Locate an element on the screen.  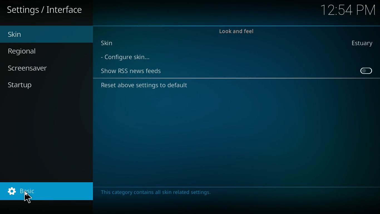
startup is located at coordinates (29, 86).